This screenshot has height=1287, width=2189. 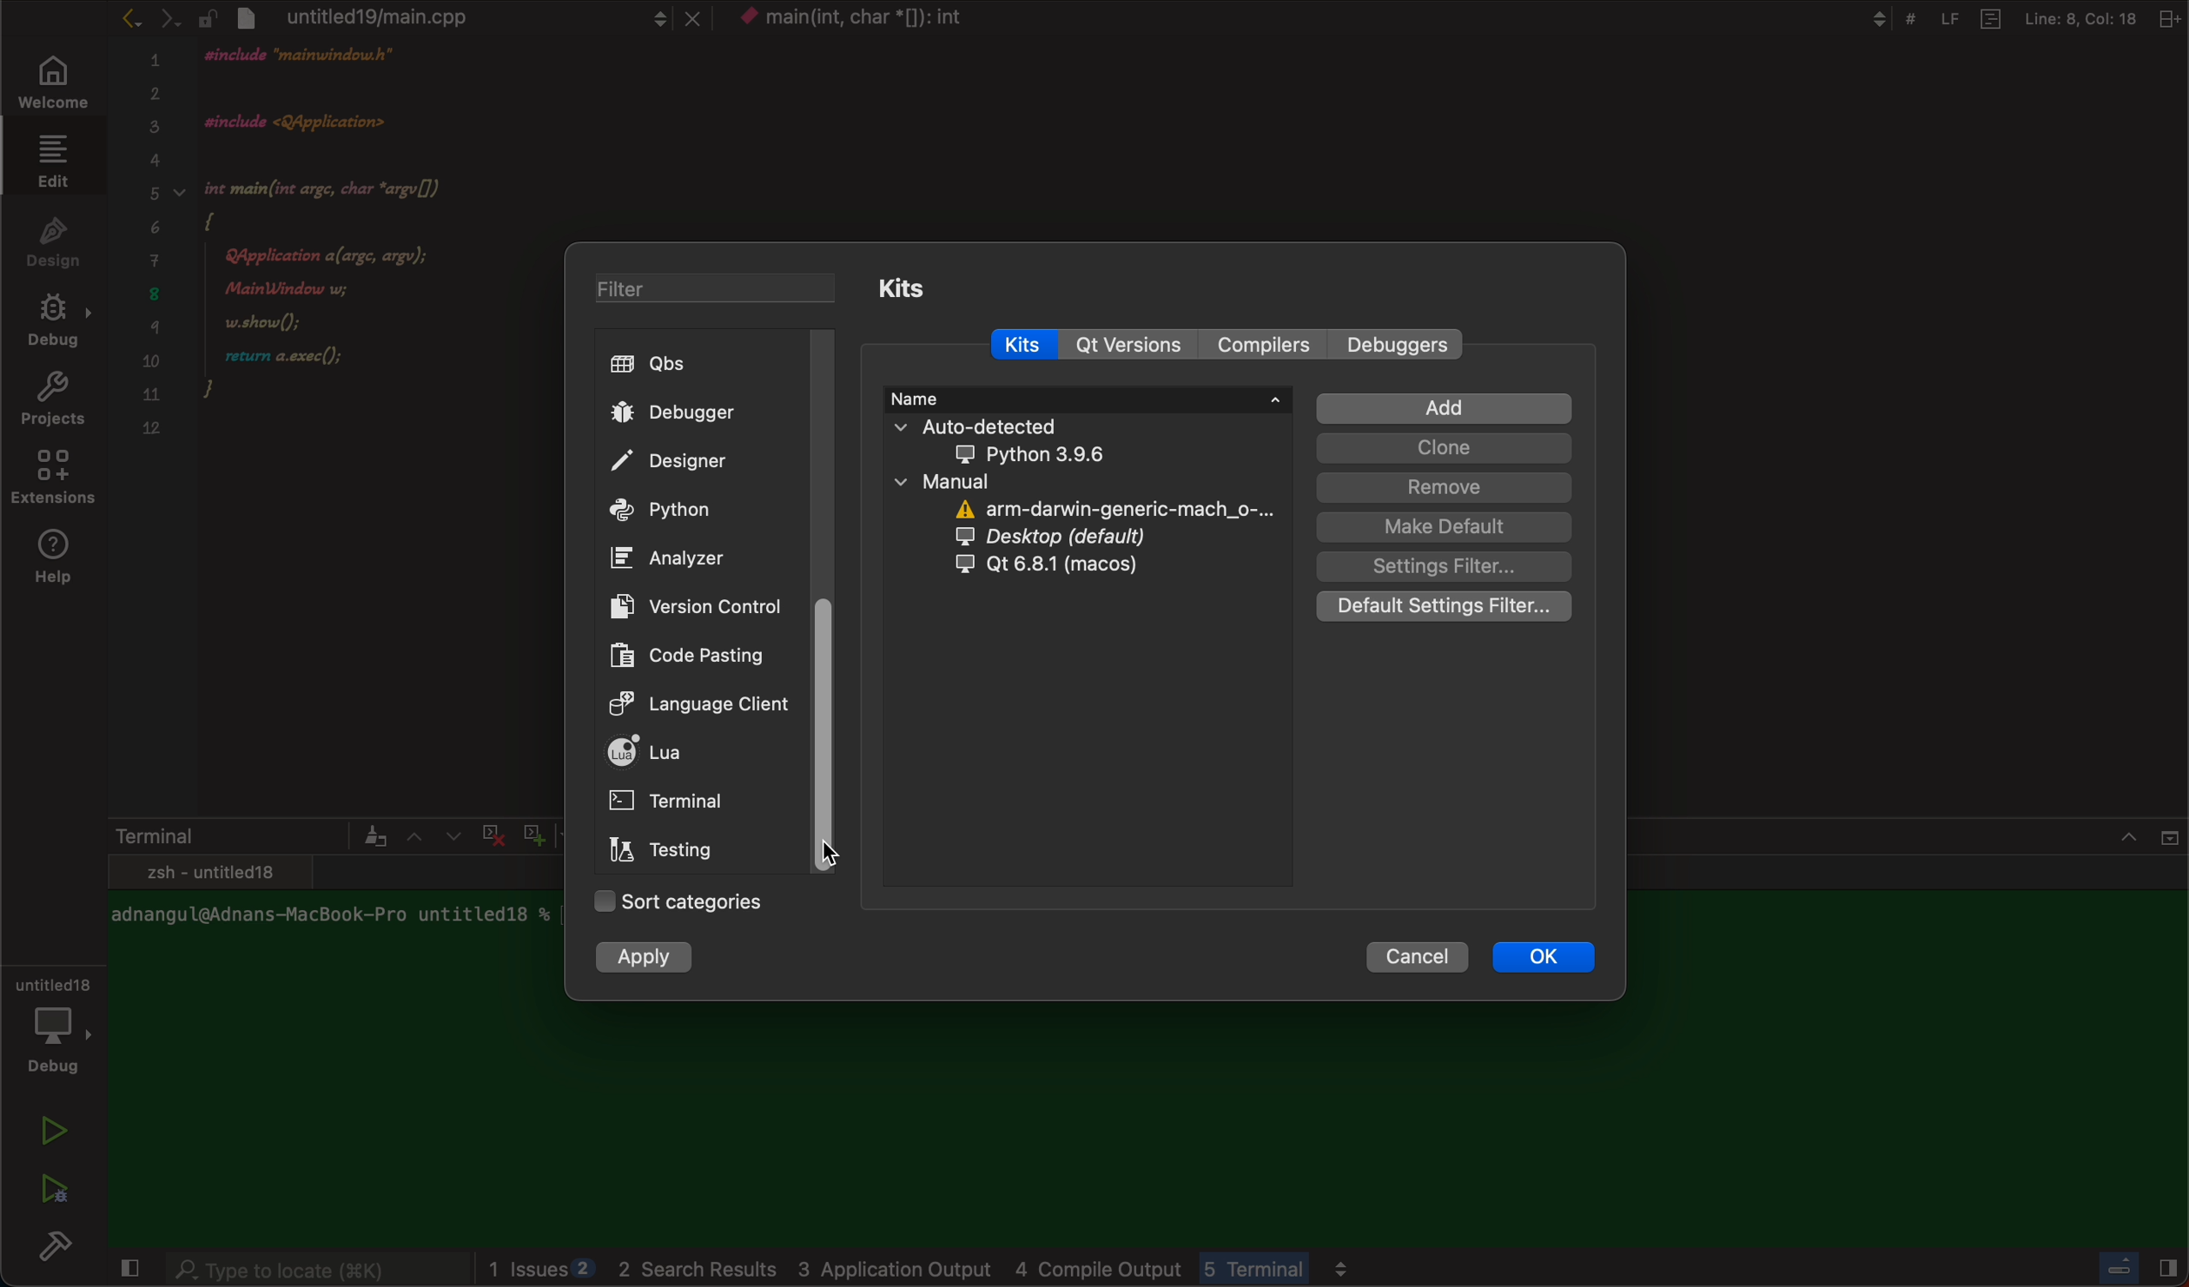 What do you see at coordinates (706, 365) in the screenshot?
I see `qbs` at bounding box center [706, 365].